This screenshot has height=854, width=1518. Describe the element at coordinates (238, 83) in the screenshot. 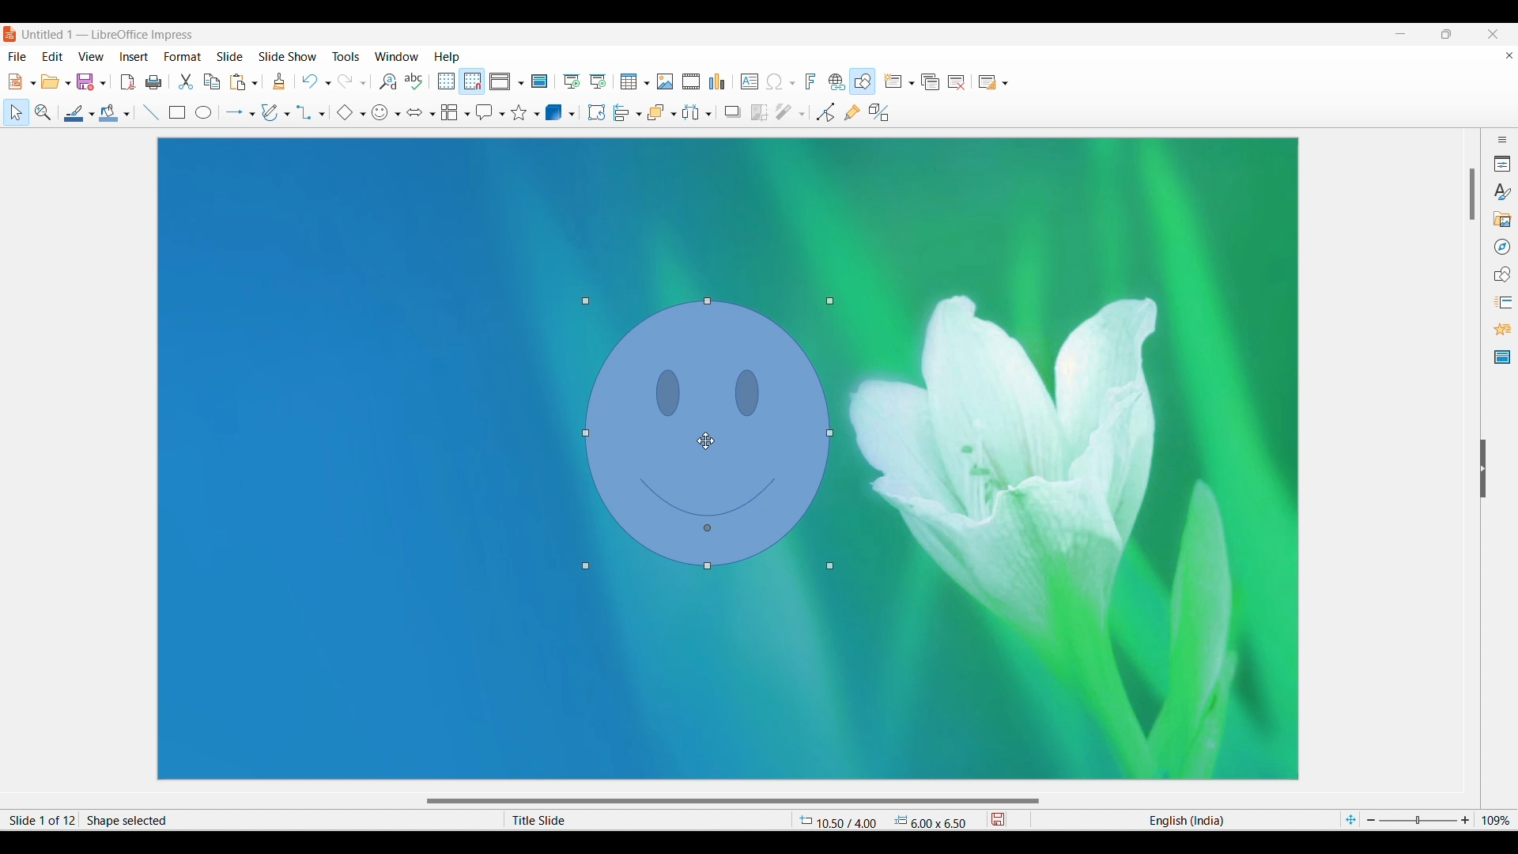

I see `Paste` at that location.